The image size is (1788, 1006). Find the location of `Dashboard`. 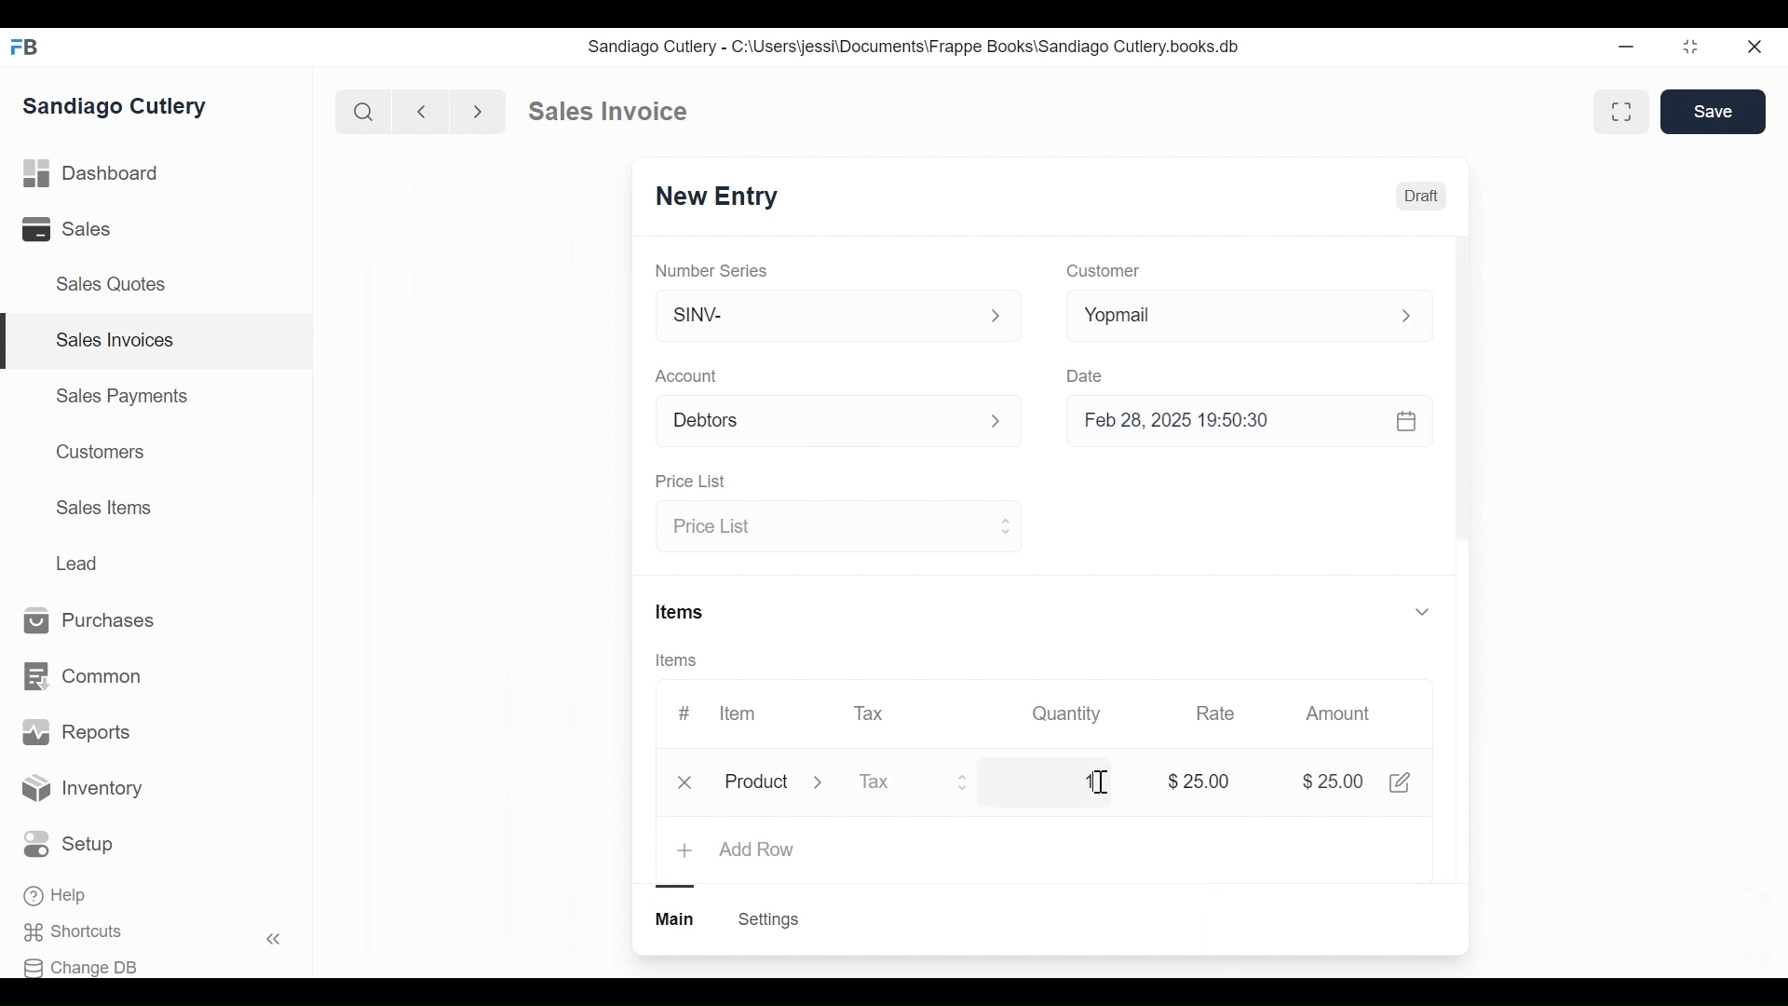

Dashboard is located at coordinates (92, 171).